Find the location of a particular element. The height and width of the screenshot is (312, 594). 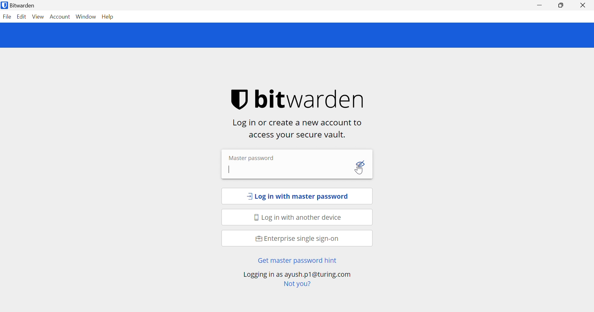

Log in with another device is located at coordinates (299, 218).